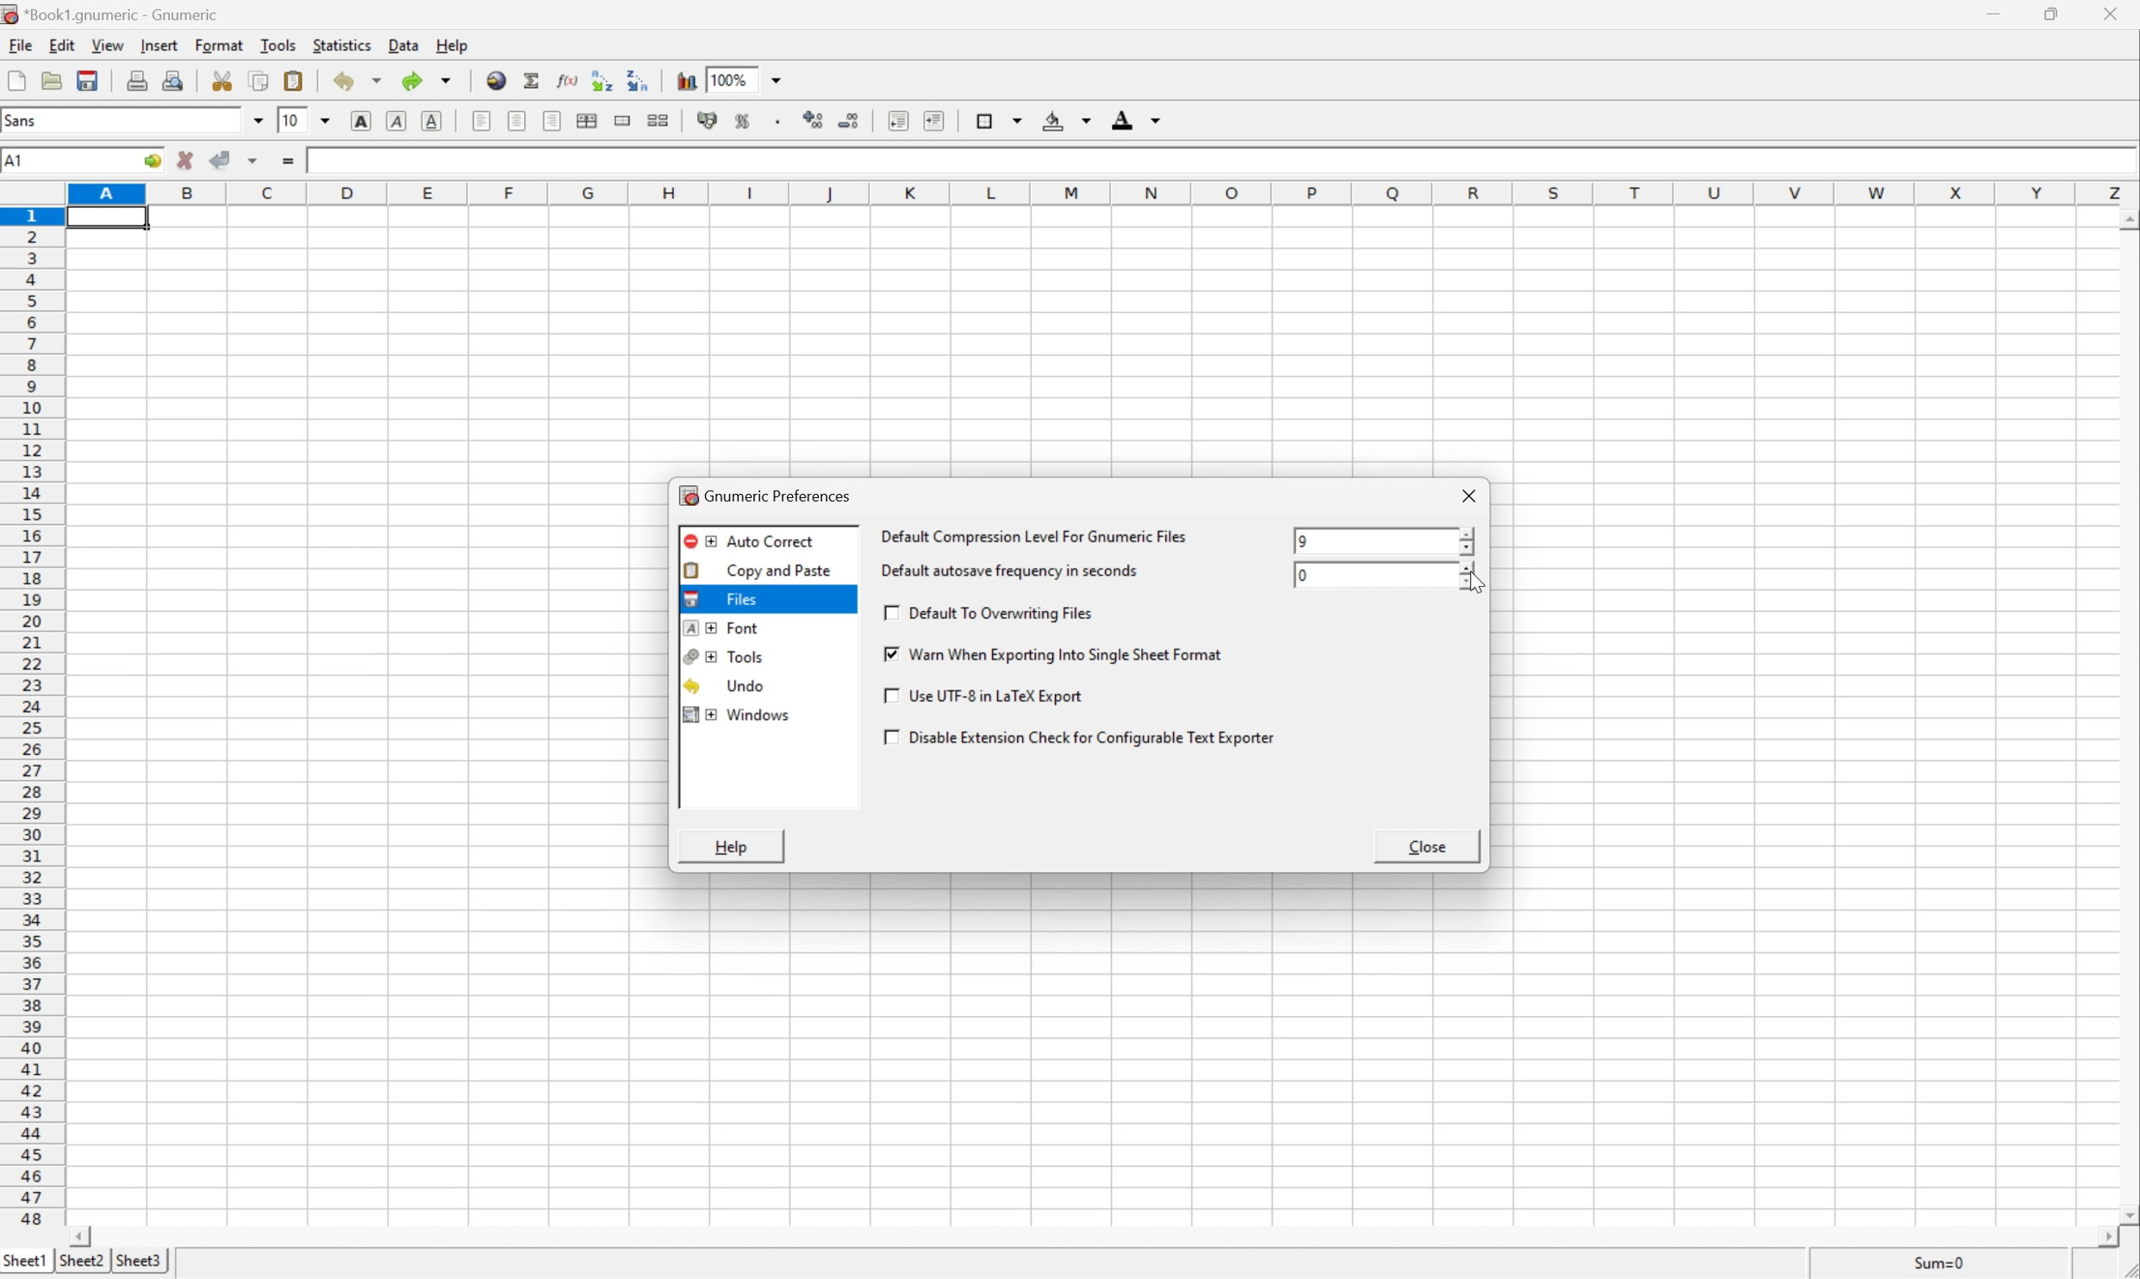  What do you see at coordinates (814, 120) in the screenshot?
I see `increase number of decimals displayed` at bounding box center [814, 120].